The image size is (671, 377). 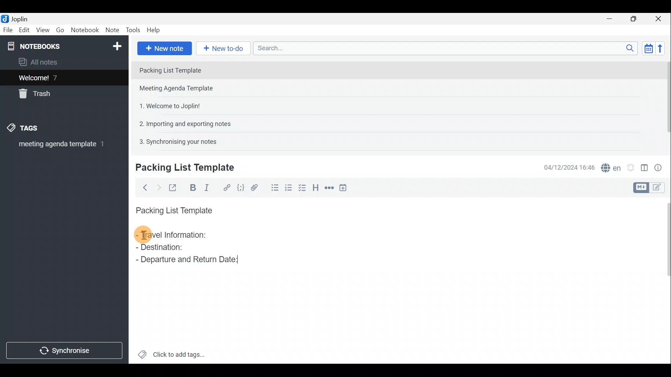 What do you see at coordinates (328, 188) in the screenshot?
I see `Horizontal rule` at bounding box center [328, 188].